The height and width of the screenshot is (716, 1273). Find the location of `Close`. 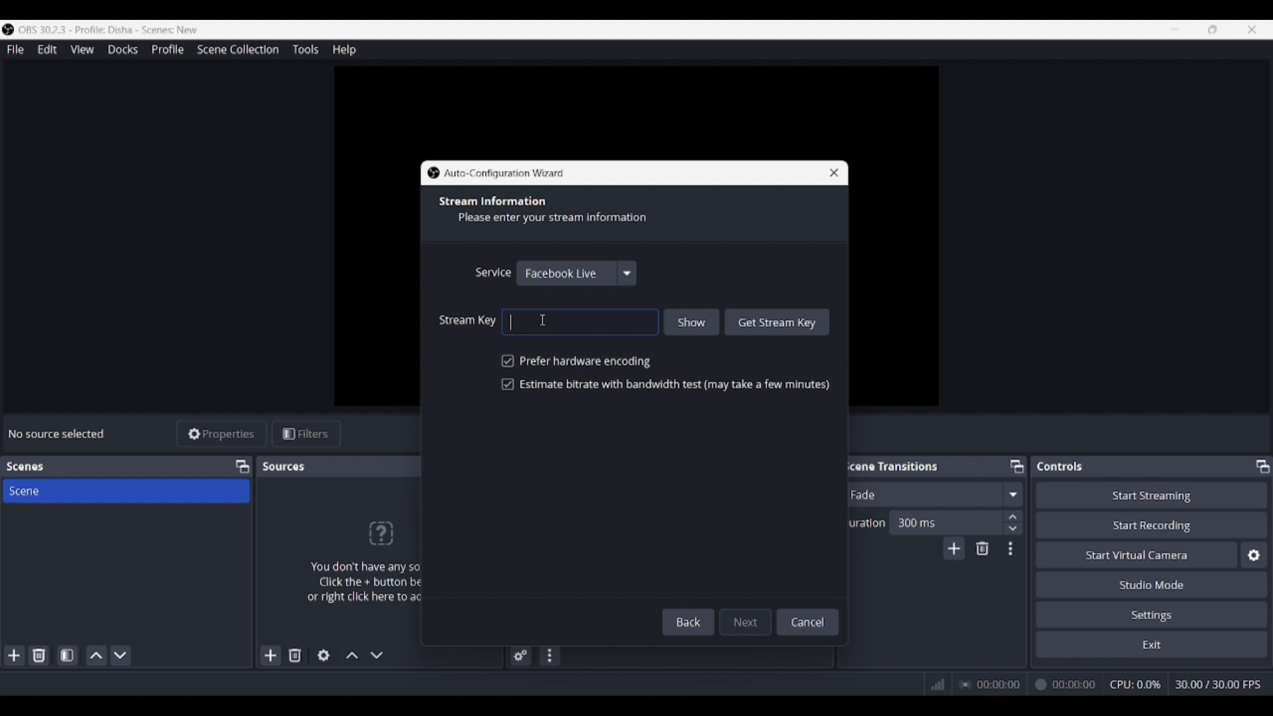

Close is located at coordinates (829, 172).